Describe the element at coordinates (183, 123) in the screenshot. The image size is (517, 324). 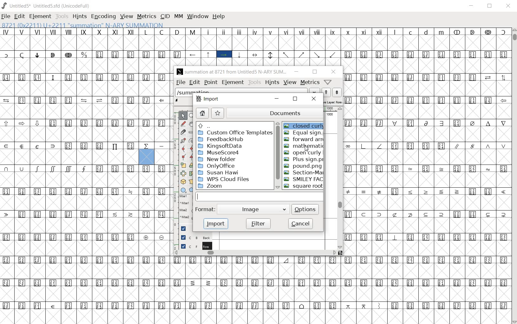
I see `draw a freehand curve` at that location.